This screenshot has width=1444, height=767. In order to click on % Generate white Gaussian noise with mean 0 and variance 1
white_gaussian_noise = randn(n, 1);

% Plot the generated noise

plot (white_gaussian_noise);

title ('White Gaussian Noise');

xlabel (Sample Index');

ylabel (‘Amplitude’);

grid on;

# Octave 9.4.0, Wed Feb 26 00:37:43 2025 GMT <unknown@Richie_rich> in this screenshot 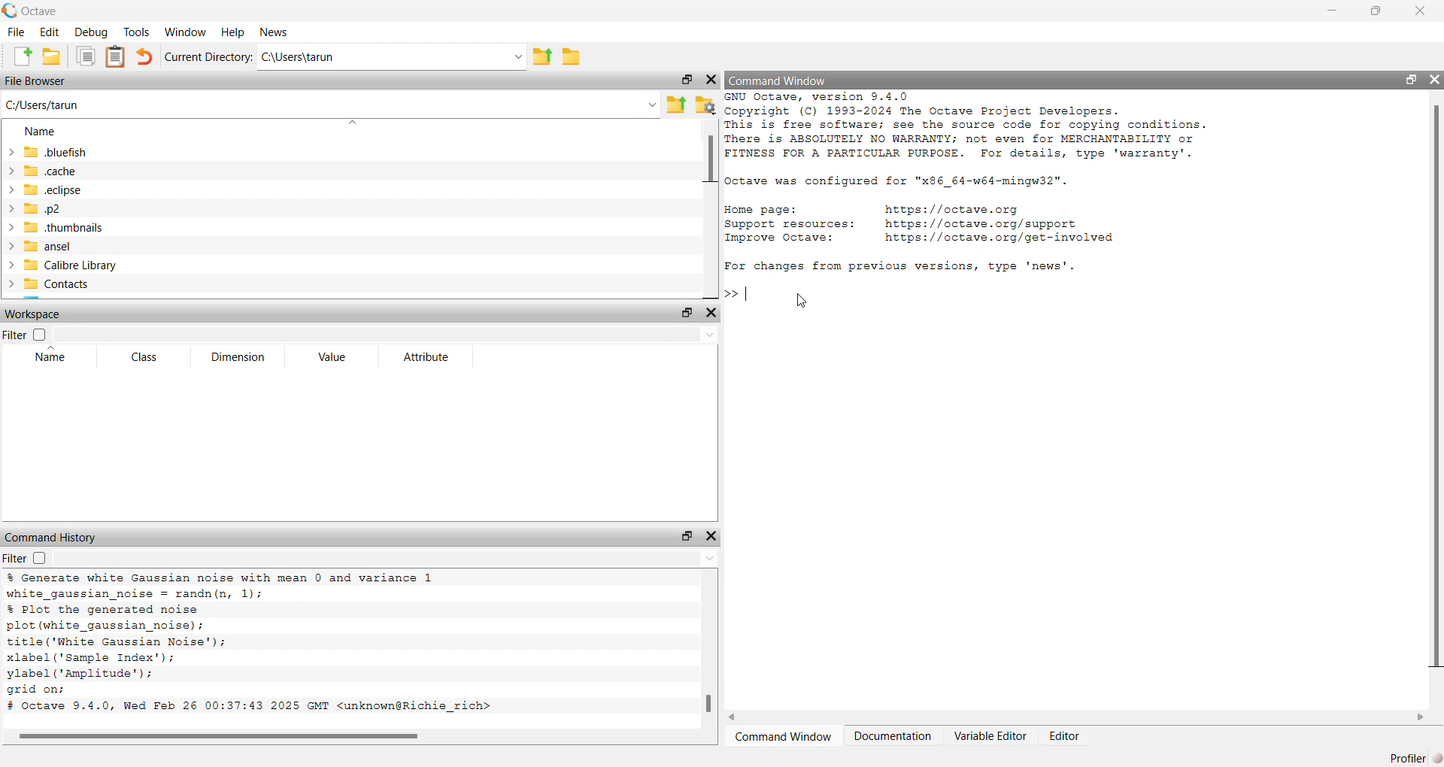, I will do `click(265, 643)`.